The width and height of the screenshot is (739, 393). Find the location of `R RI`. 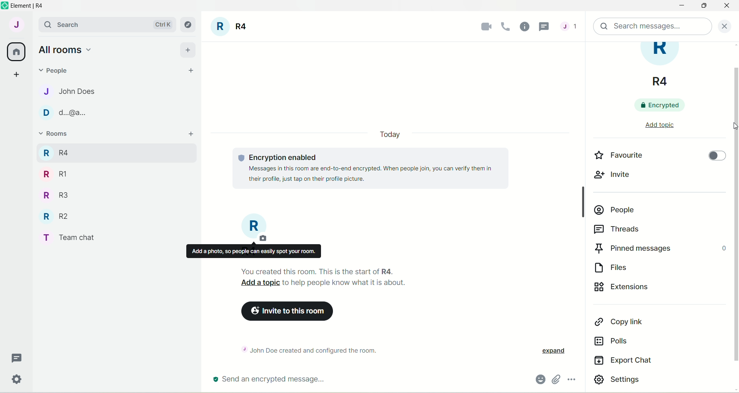

R RI is located at coordinates (55, 174).